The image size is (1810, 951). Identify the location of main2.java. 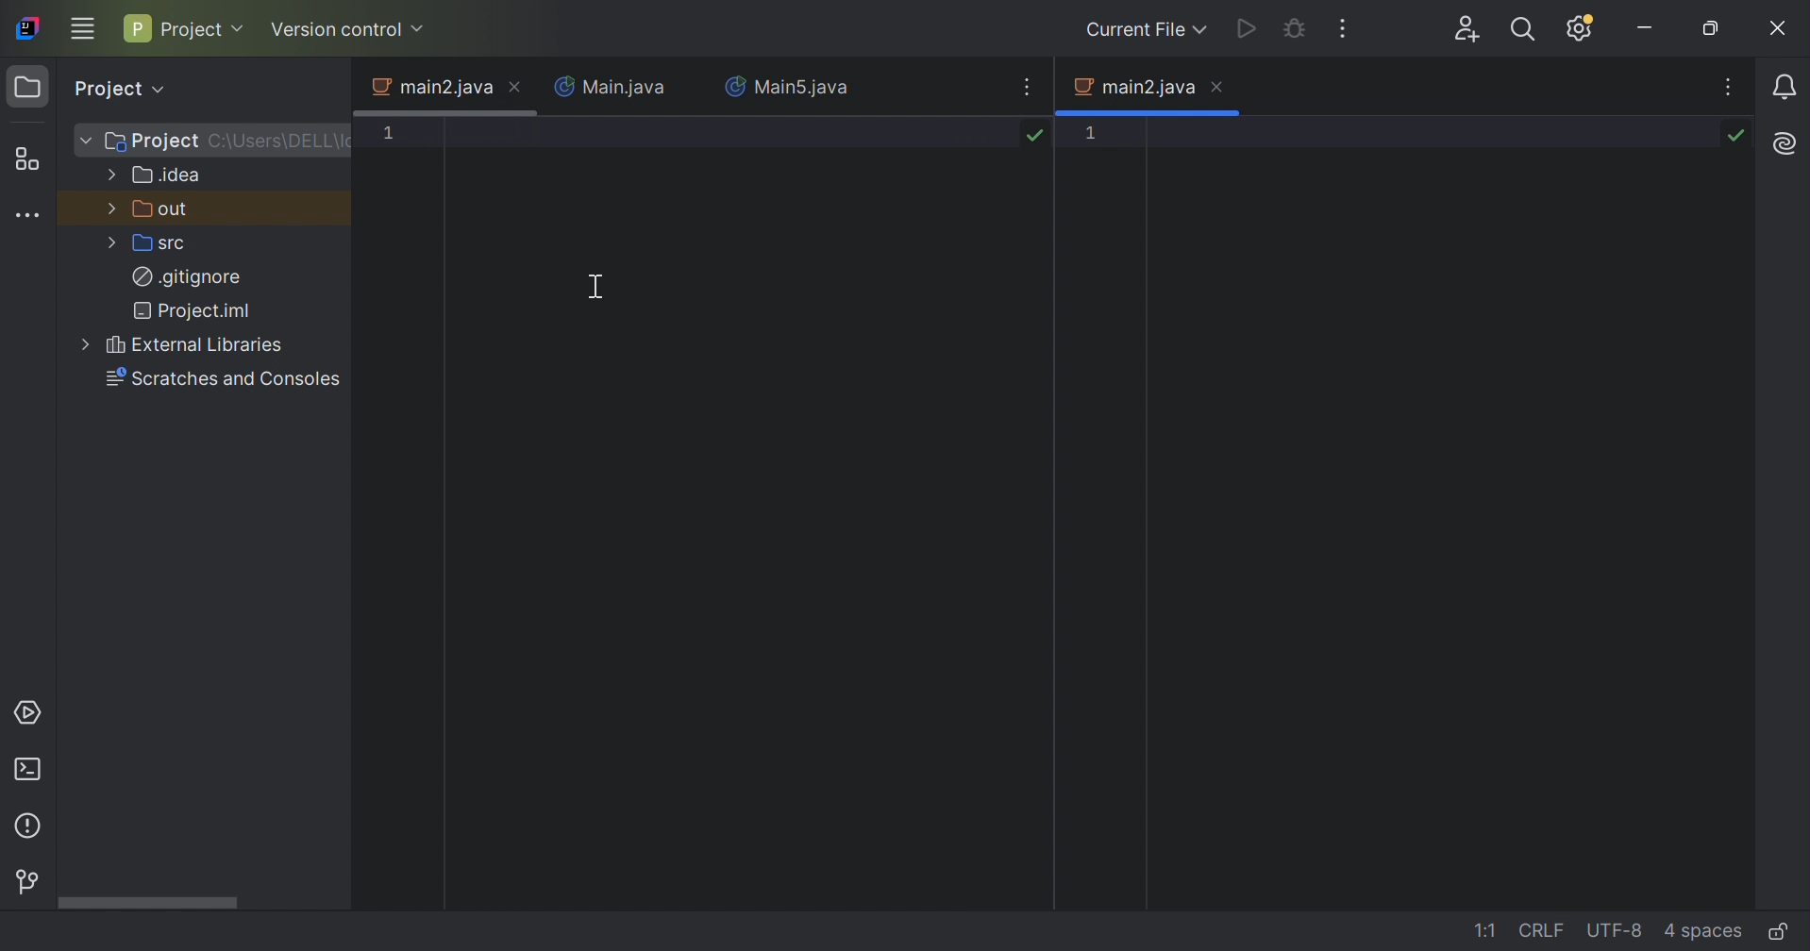
(1131, 87).